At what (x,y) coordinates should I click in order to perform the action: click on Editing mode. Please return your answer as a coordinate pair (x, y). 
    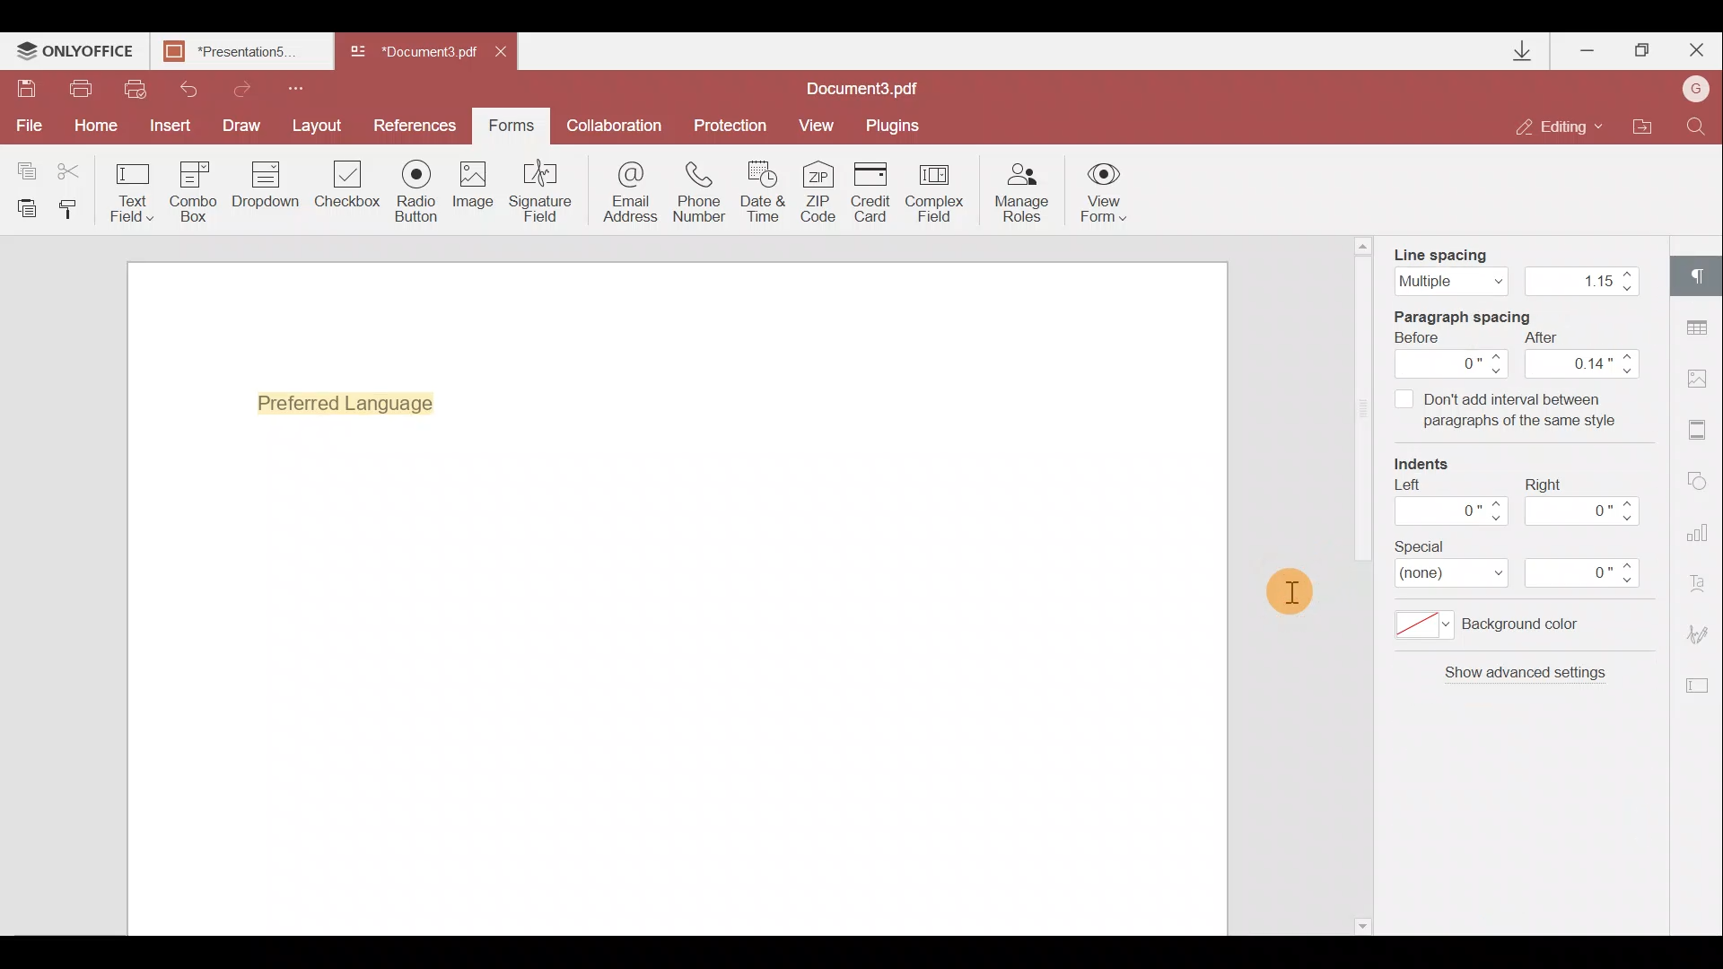
    Looking at the image, I should click on (1560, 126).